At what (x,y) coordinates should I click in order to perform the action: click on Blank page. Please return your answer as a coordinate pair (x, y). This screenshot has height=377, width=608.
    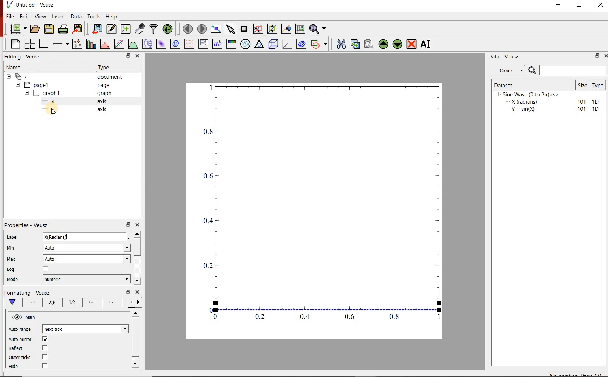
    Looking at the image, I should click on (15, 44).